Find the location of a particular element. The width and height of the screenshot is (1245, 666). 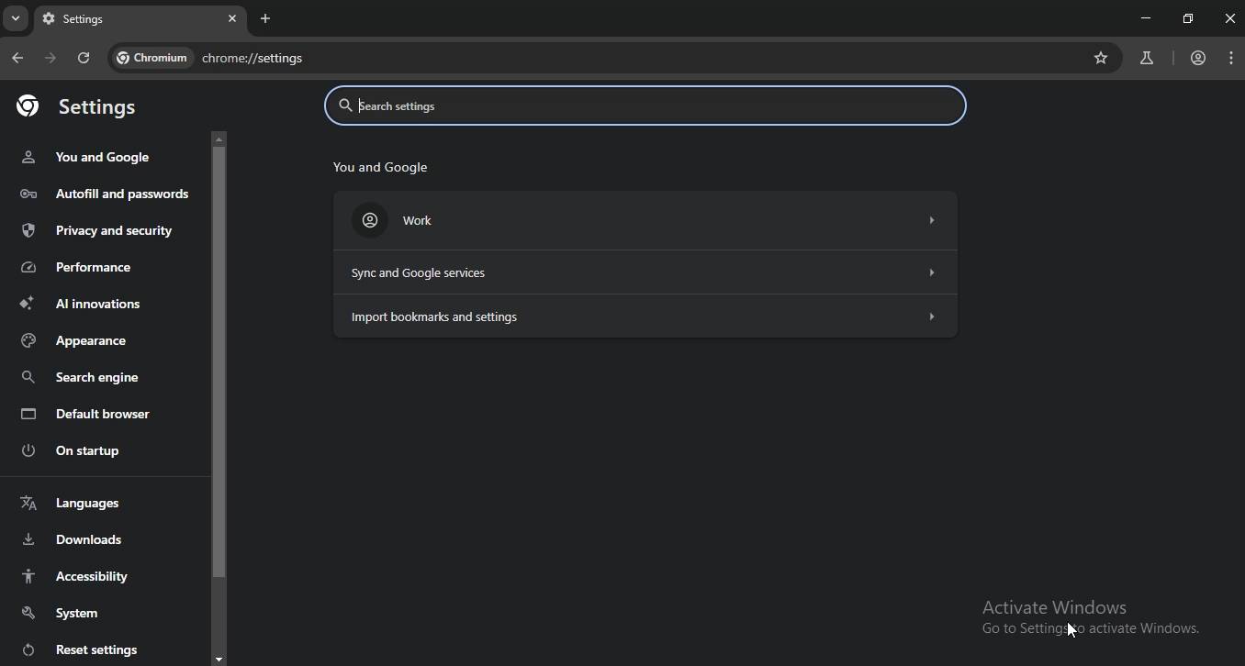

close is located at coordinates (232, 17).